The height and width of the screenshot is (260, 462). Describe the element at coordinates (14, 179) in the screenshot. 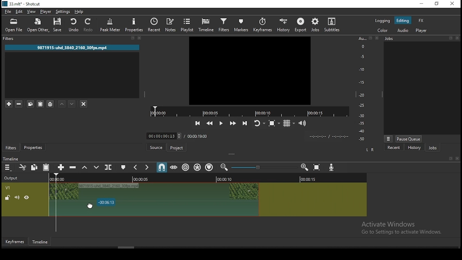

I see `output` at that location.